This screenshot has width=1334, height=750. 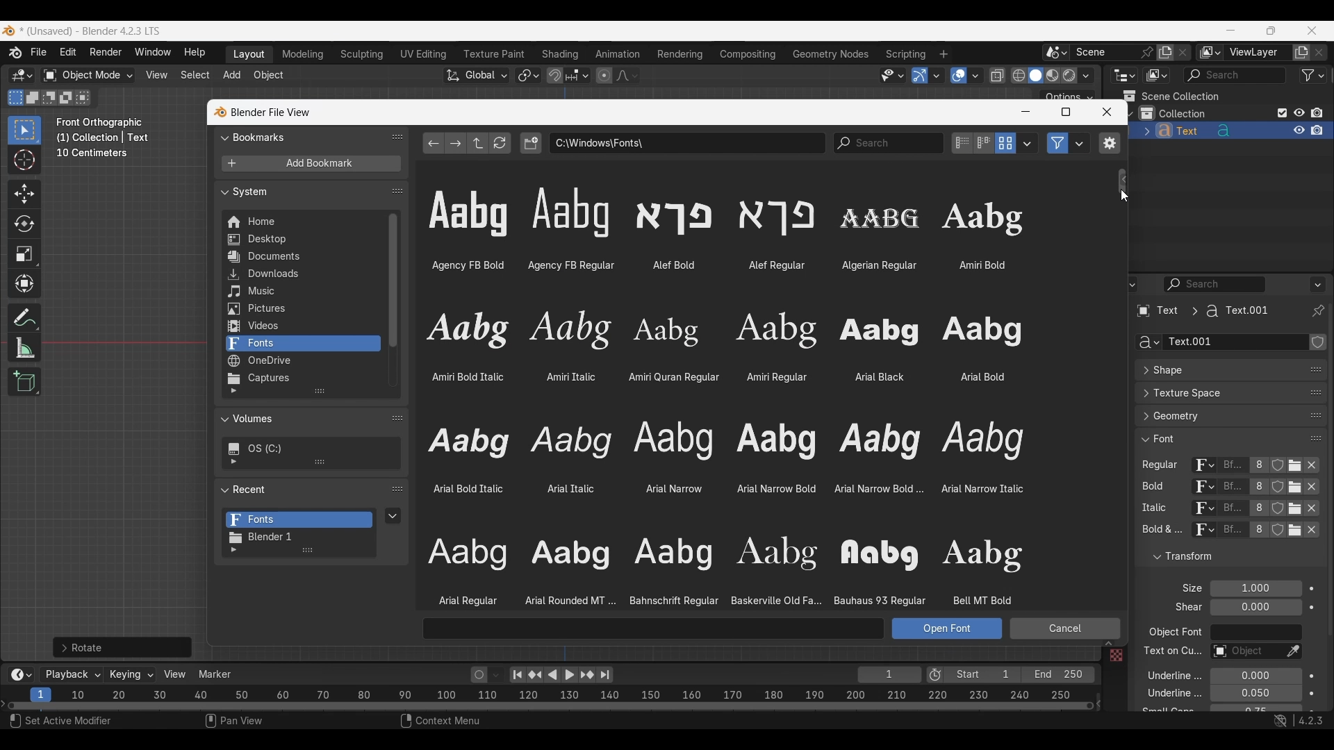 What do you see at coordinates (302, 361) in the screenshot?
I see `OneDrive folder` at bounding box center [302, 361].